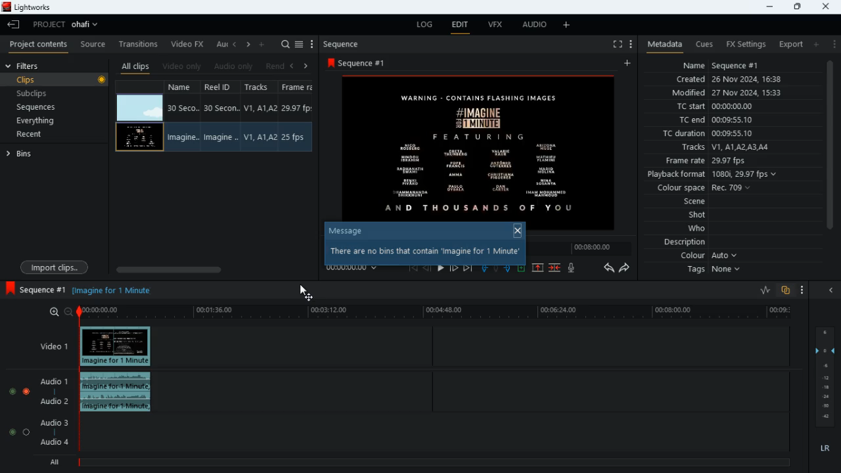  I want to click on tags, so click(712, 273).